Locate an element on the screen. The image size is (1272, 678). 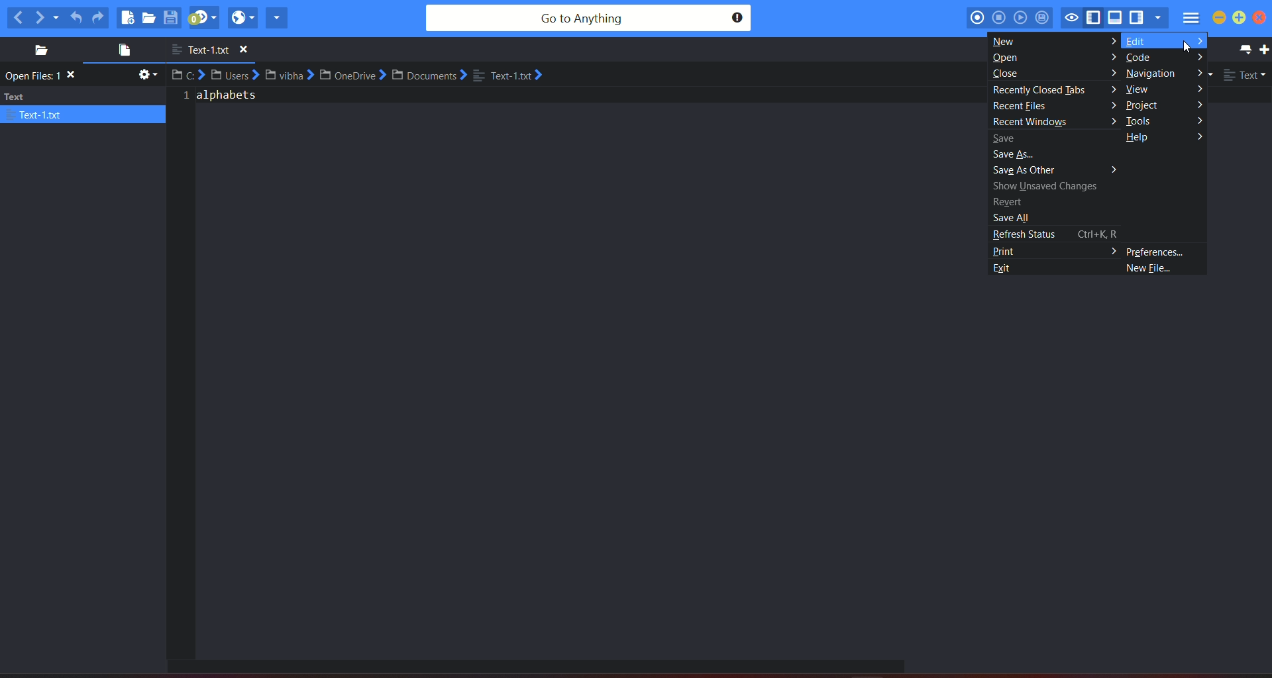
project is located at coordinates (1143, 105).